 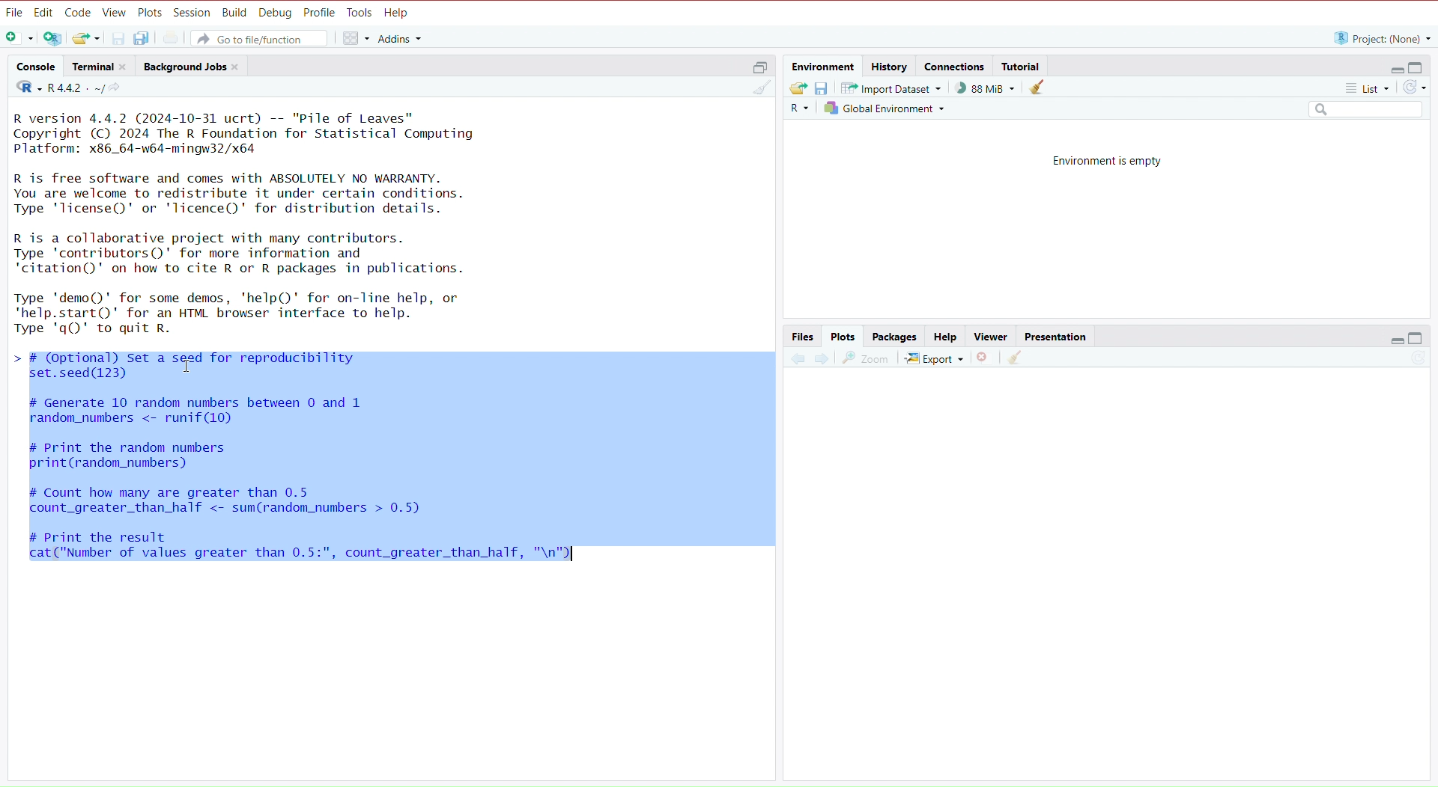 I want to click on Hide, so click(x=1396, y=68).